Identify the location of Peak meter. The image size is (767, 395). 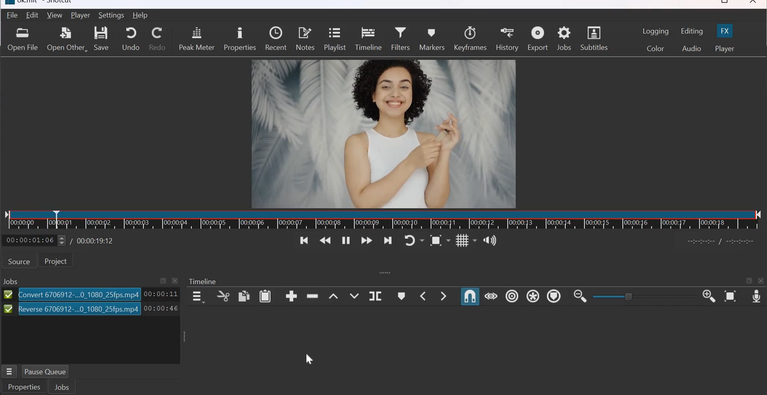
(197, 39).